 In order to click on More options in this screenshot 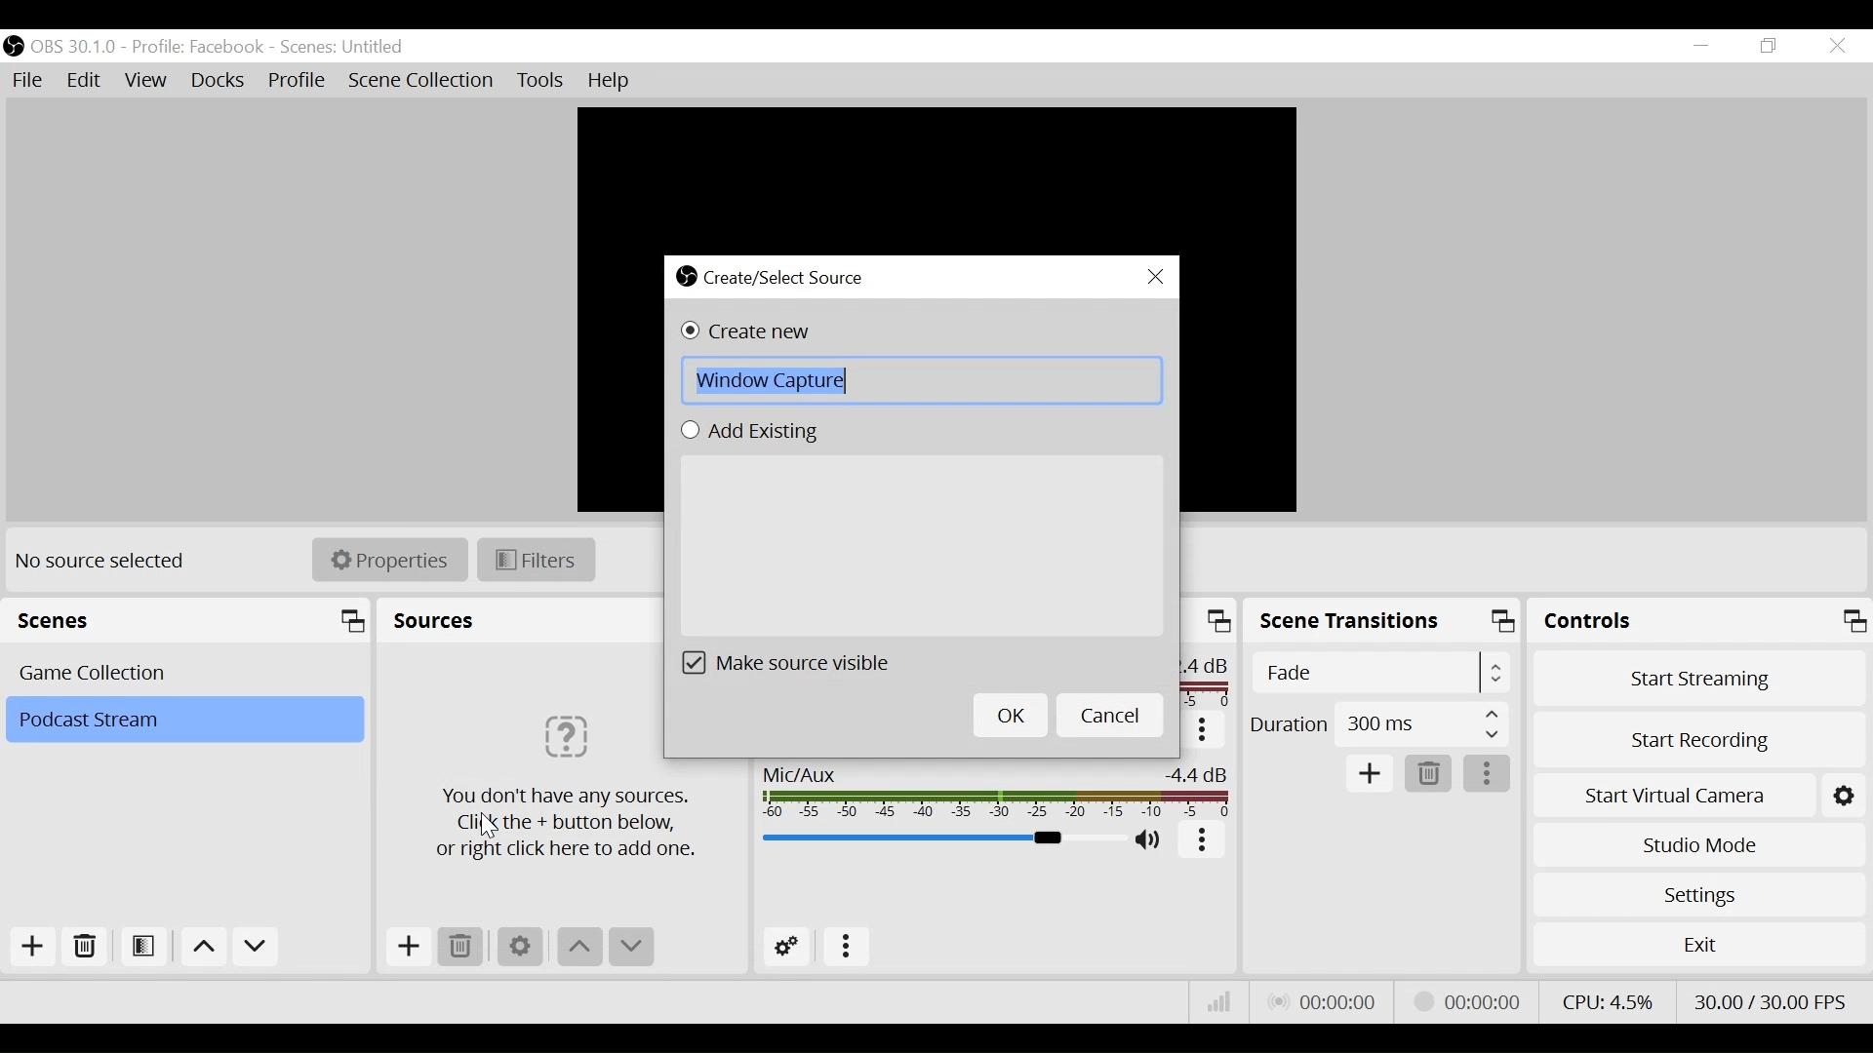, I will do `click(1488, 772)`.